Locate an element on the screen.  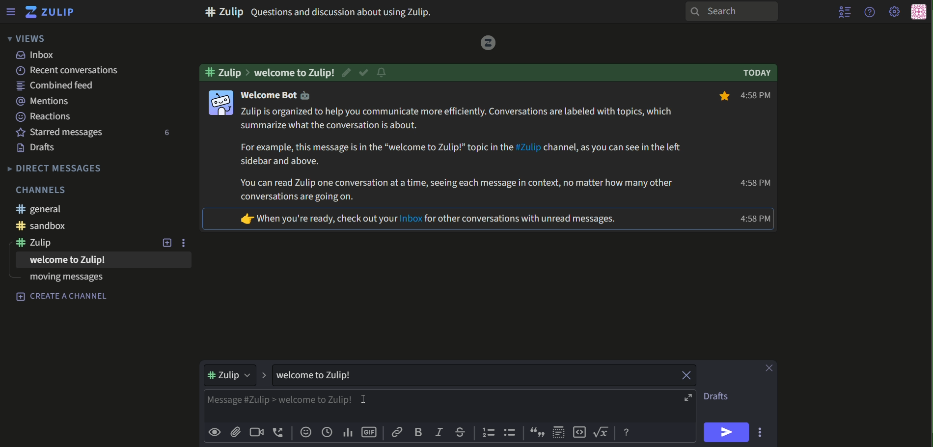
options is located at coordinates (187, 243).